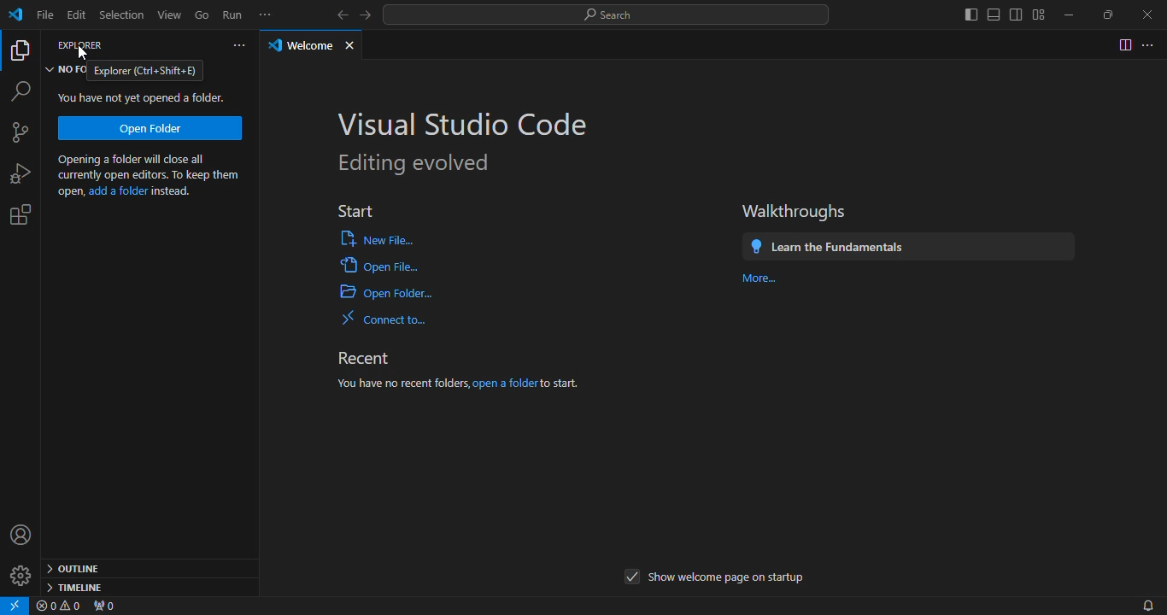 Image resolution: width=1167 pixels, height=615 pixels. I want to click on more options, so click(238, 41).